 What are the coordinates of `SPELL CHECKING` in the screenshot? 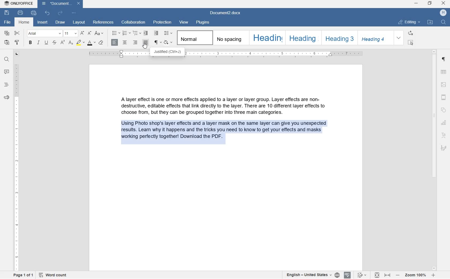 It's located at (347, 275).